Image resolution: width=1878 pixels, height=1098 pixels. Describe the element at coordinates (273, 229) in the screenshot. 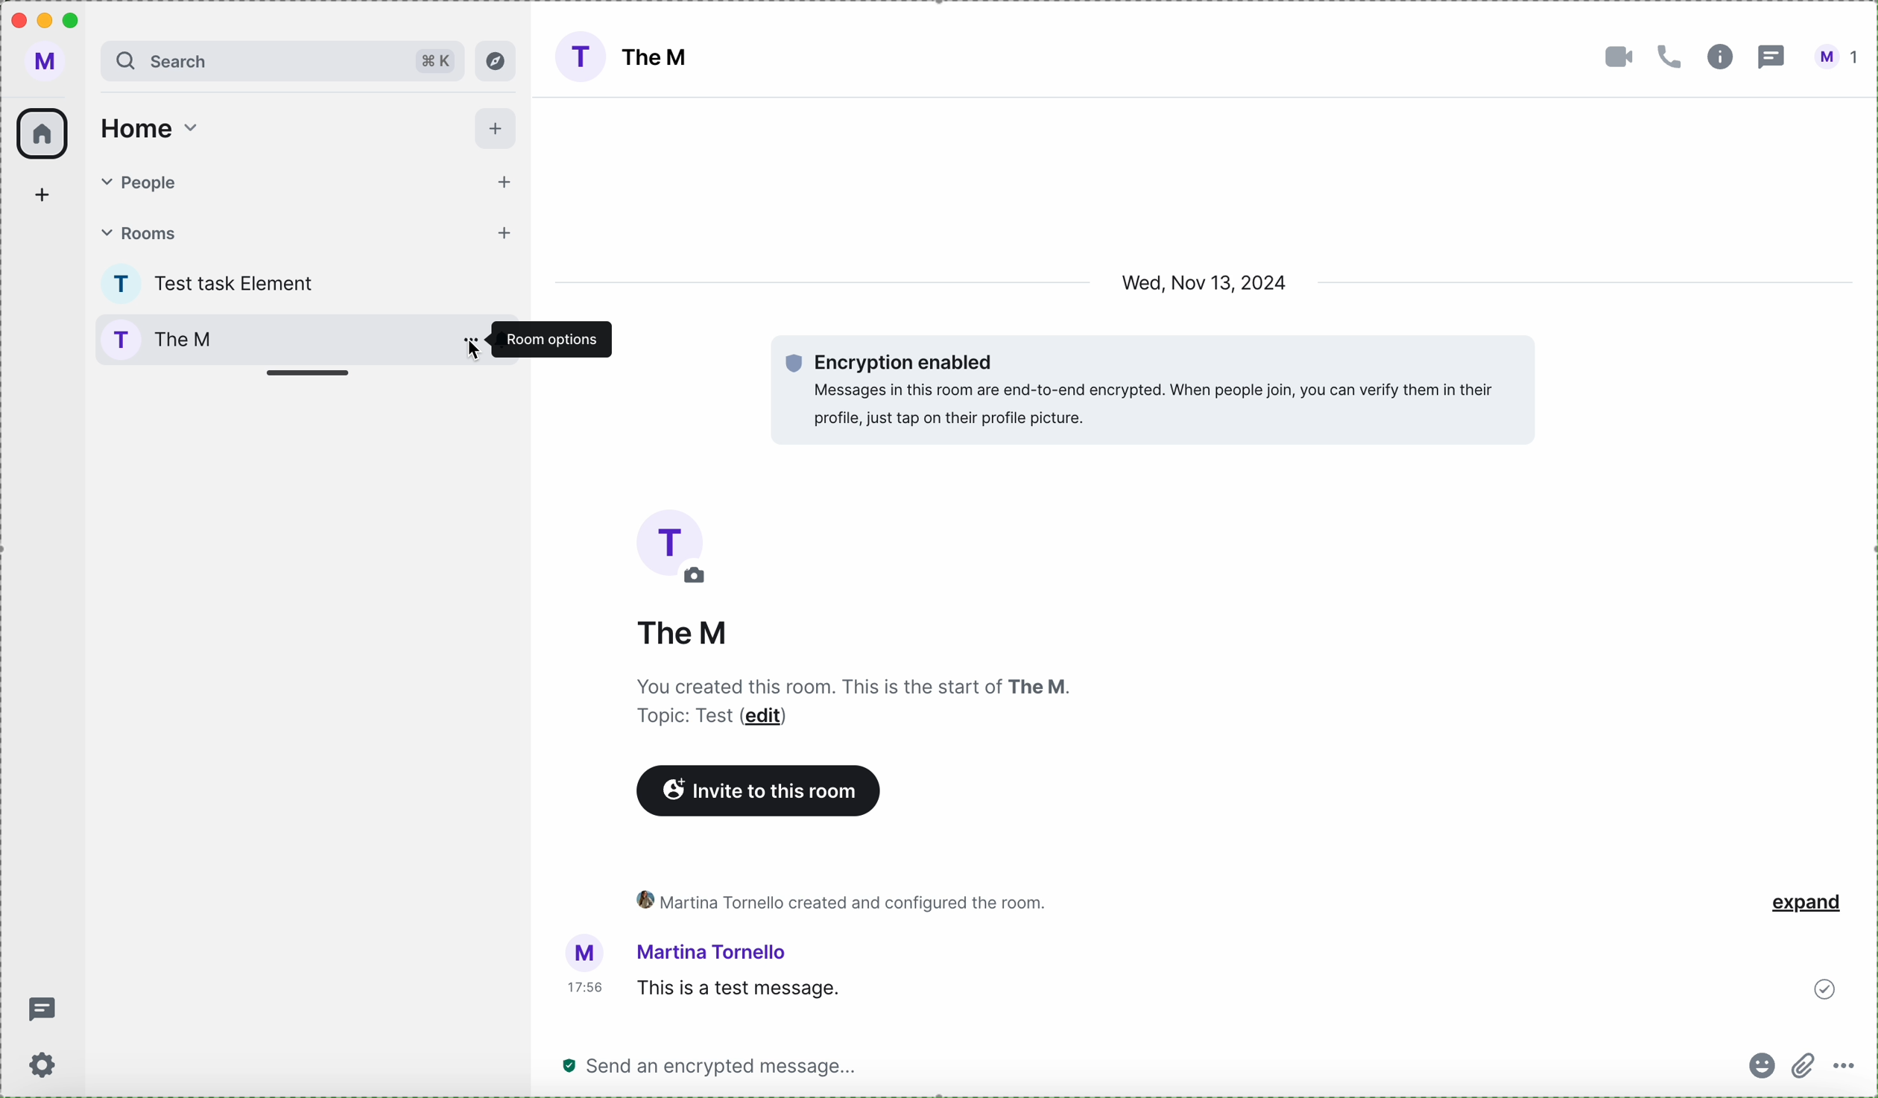

I see `rooms` at that location.